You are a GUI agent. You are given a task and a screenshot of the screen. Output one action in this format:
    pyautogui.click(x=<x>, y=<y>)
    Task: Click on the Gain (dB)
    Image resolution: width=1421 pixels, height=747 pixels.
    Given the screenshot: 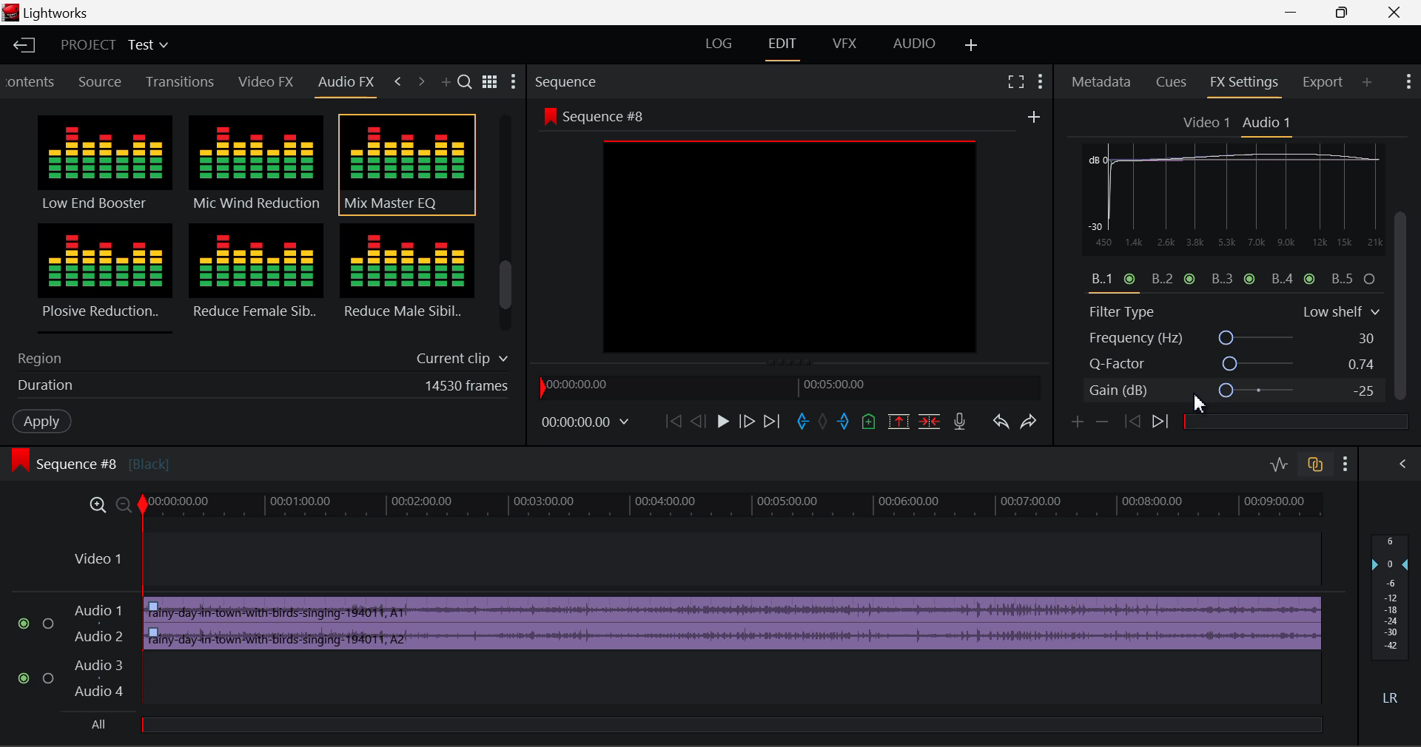 What is the action you would take?
    pyautogui.click(x=1232, y=391)
    